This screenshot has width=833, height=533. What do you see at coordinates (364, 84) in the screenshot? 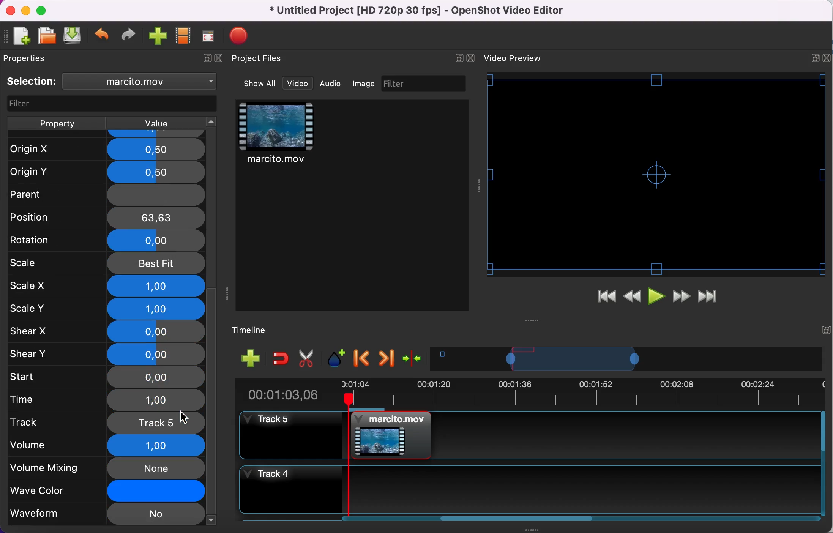
I see `image` at bounding box center [364, 84].